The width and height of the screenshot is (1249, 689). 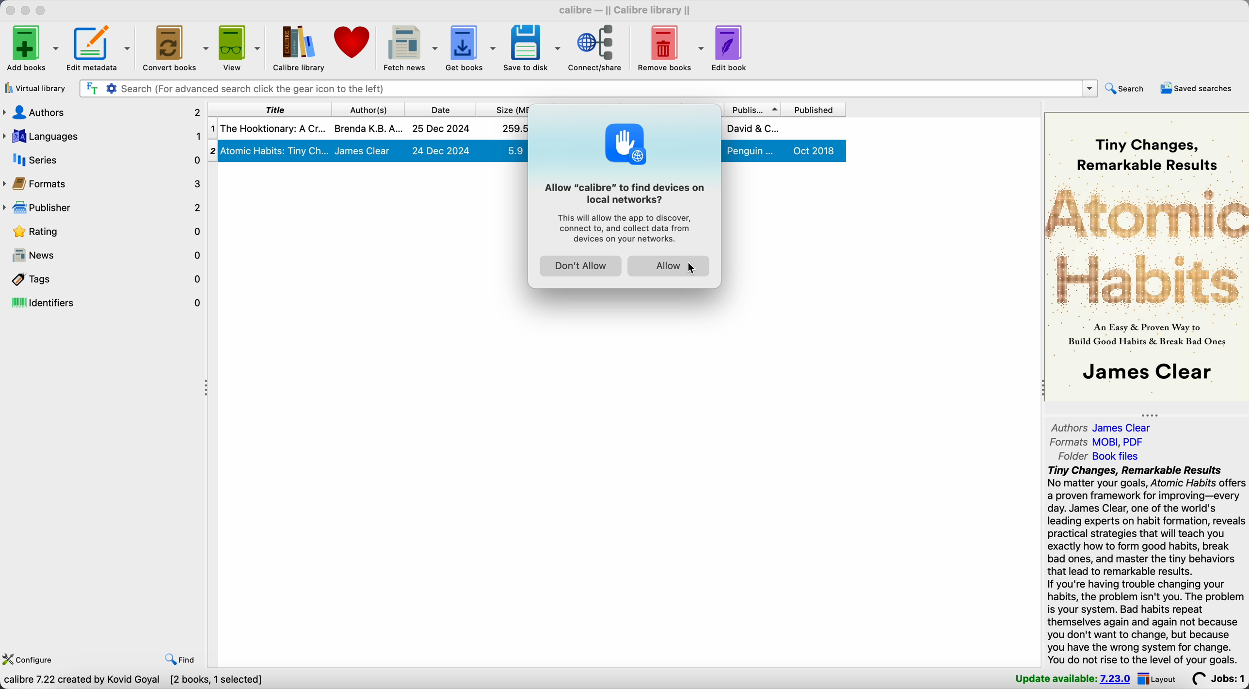 I want to click on The Hookitonary: A Cr, so click(x=272, y=128).